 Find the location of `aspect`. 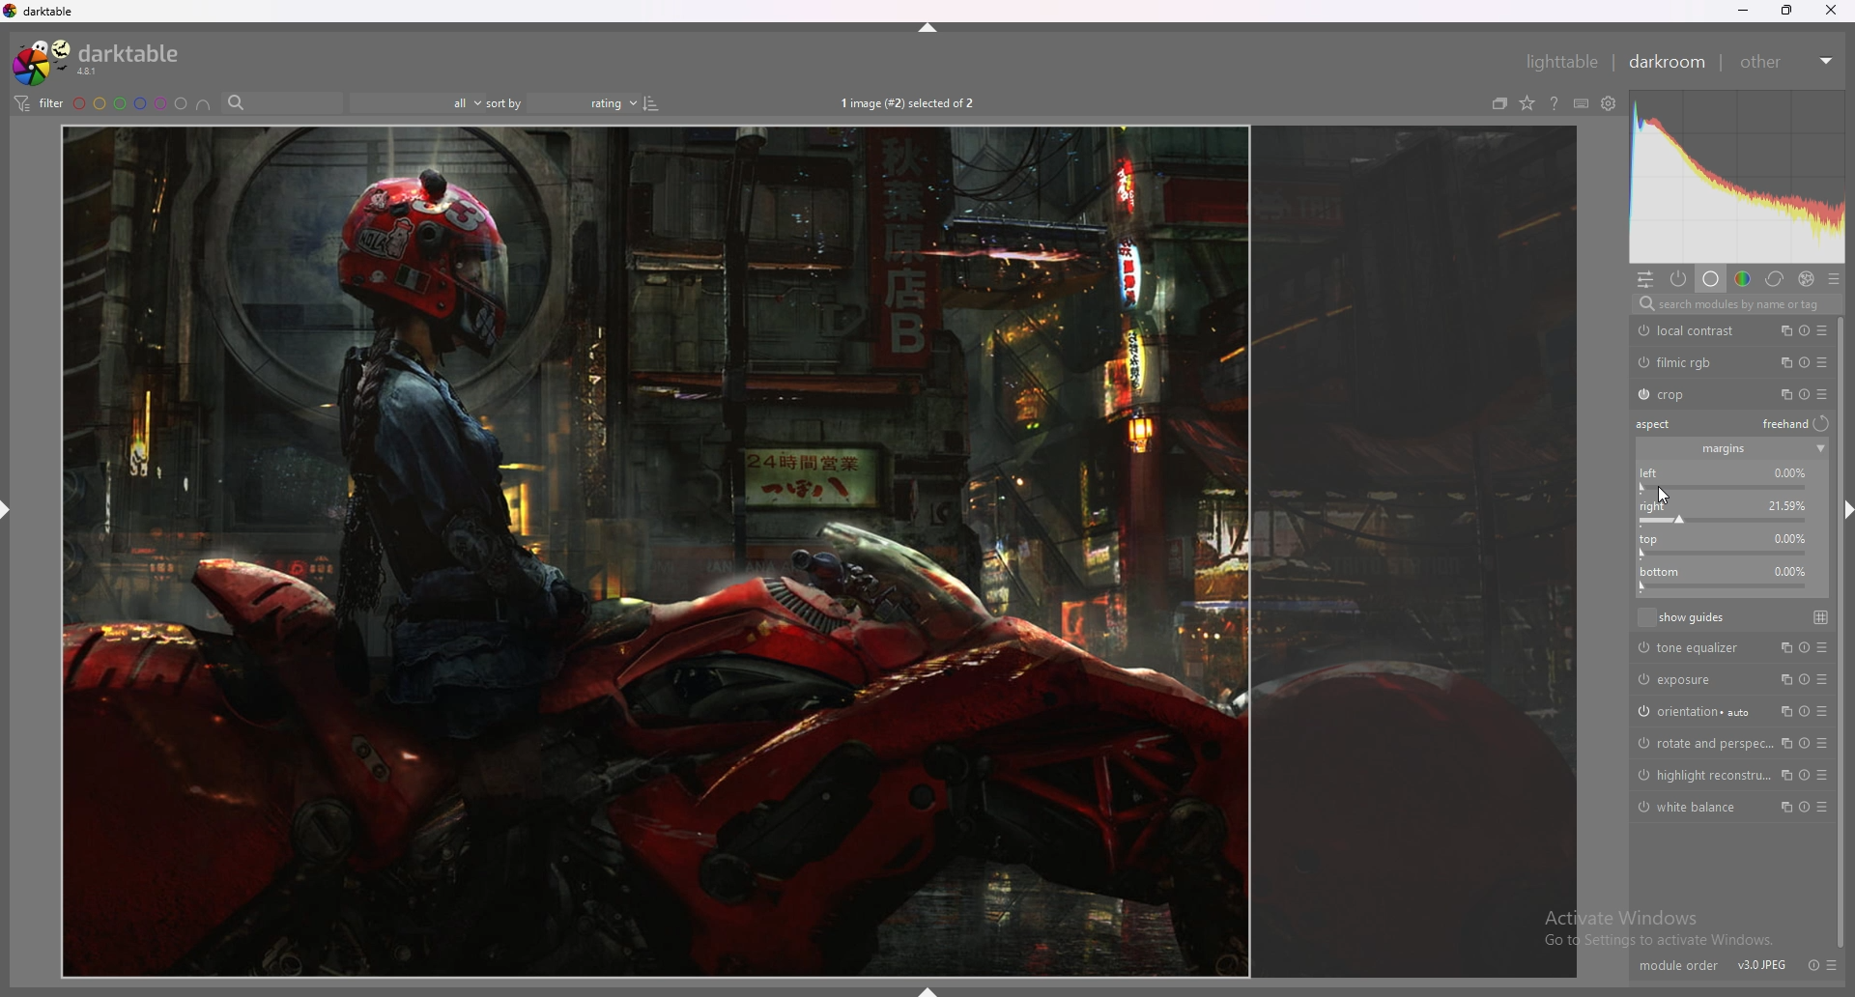

aspect is located at coordinates (1659, 424).